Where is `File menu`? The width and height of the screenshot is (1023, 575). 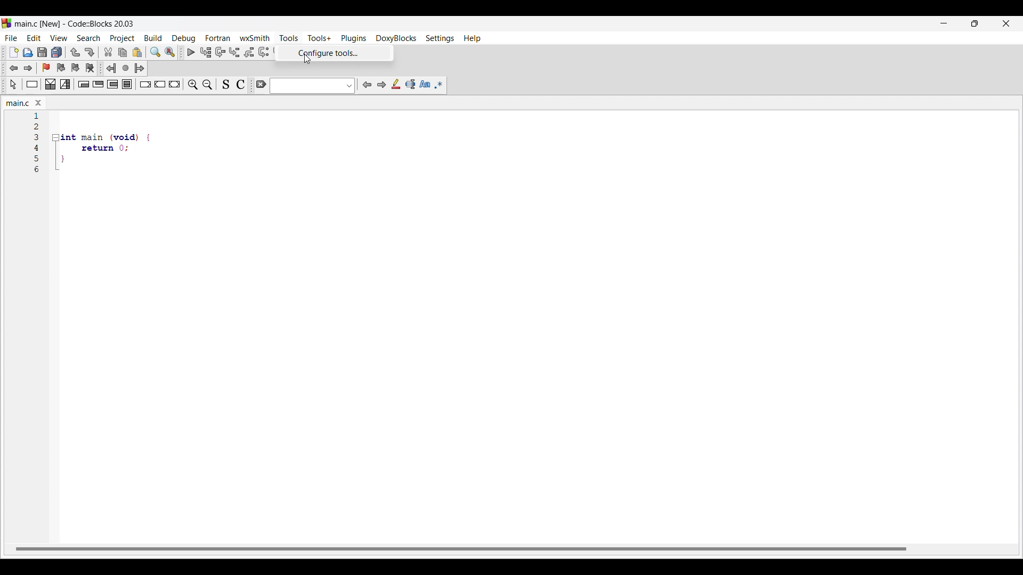 File menu is located at coordinates (11, 38).